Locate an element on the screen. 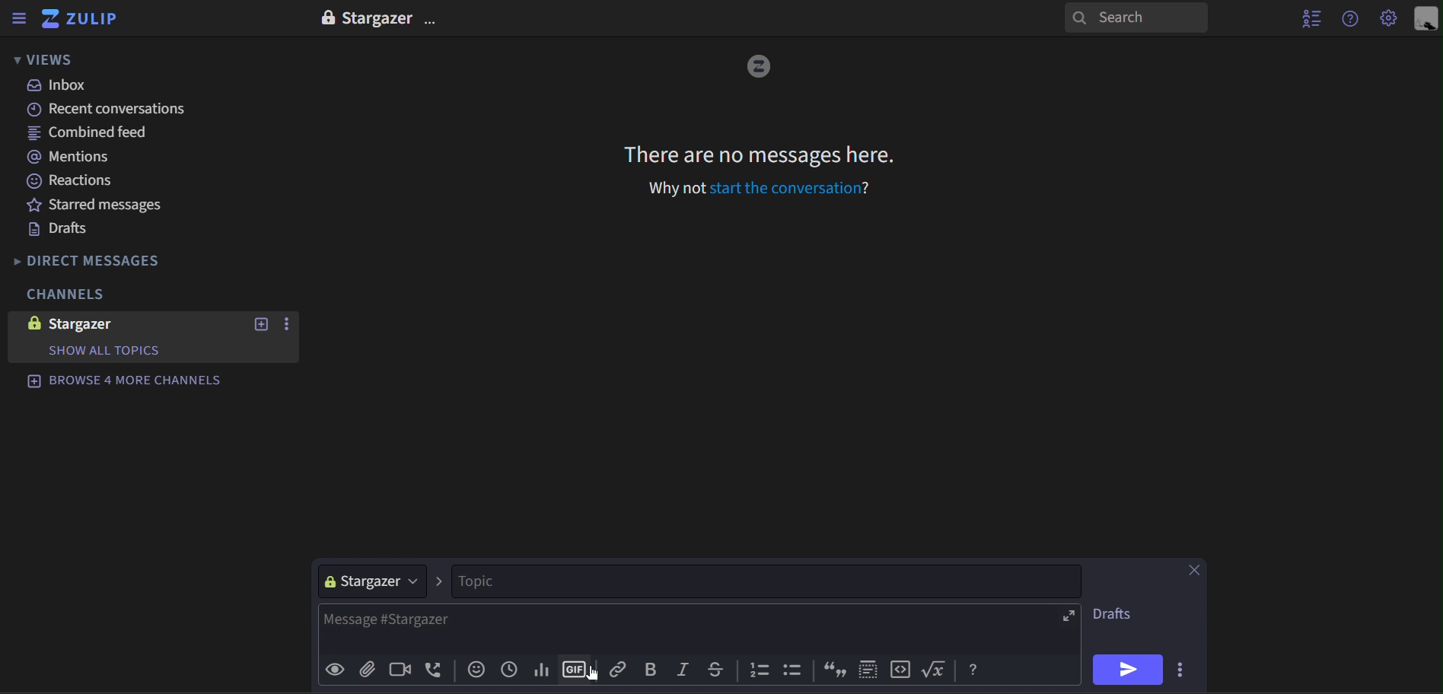 The image size is (1443, 694). inbox is located at coordinates (119, 84).